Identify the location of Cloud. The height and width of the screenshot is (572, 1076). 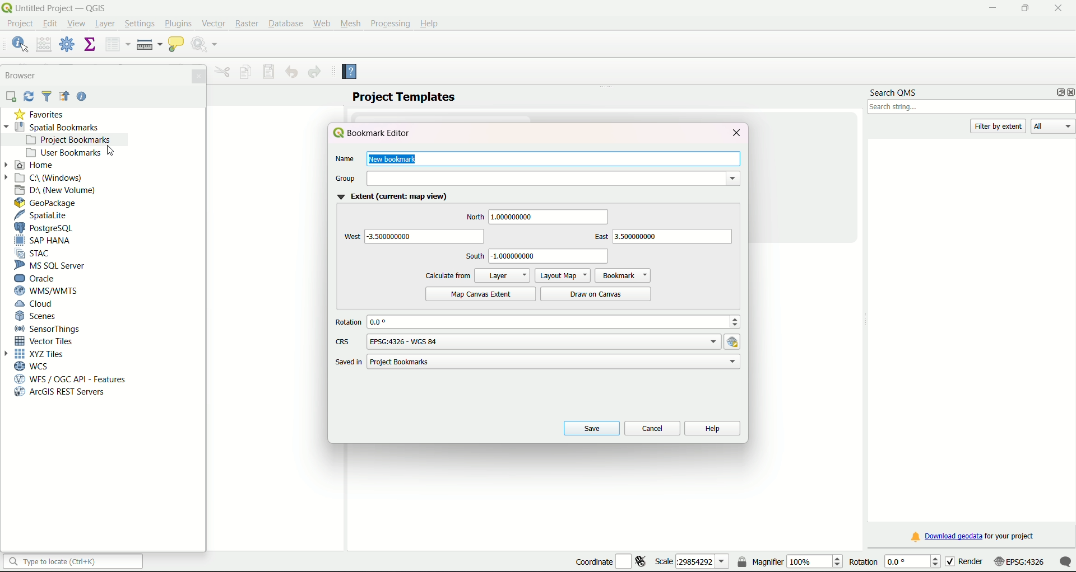
(35, 304).